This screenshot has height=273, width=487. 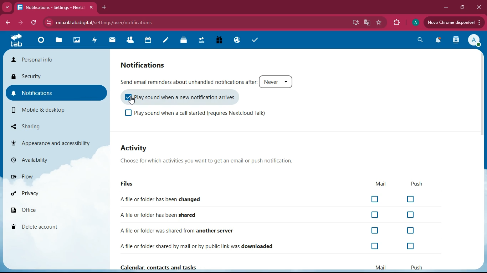 I want to click on layers, so click(x=186, y=41).